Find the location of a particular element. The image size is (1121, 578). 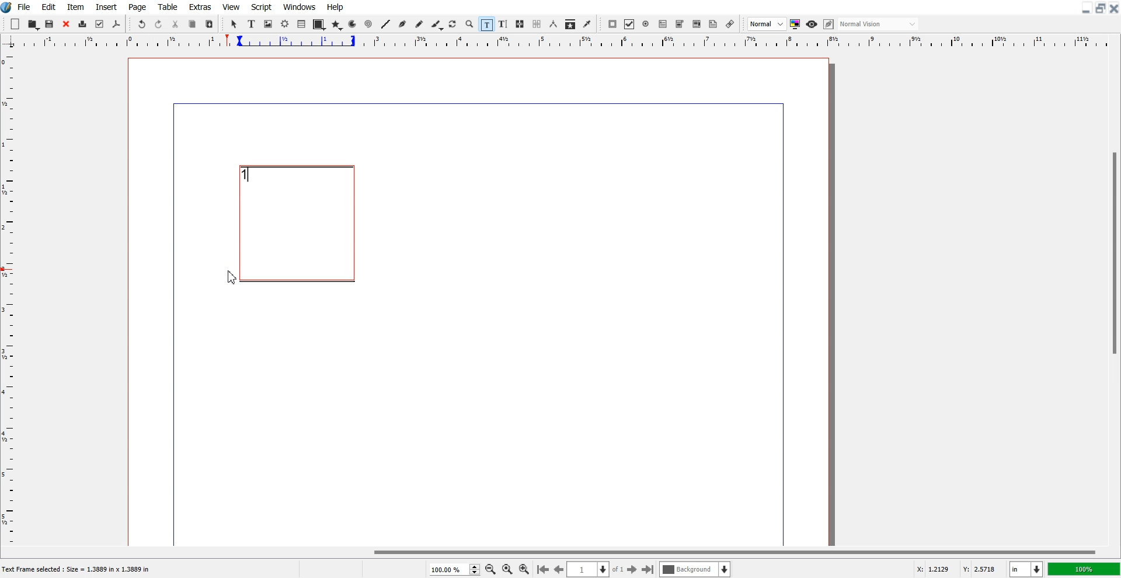

Undo is located at coordinates (141, 25).